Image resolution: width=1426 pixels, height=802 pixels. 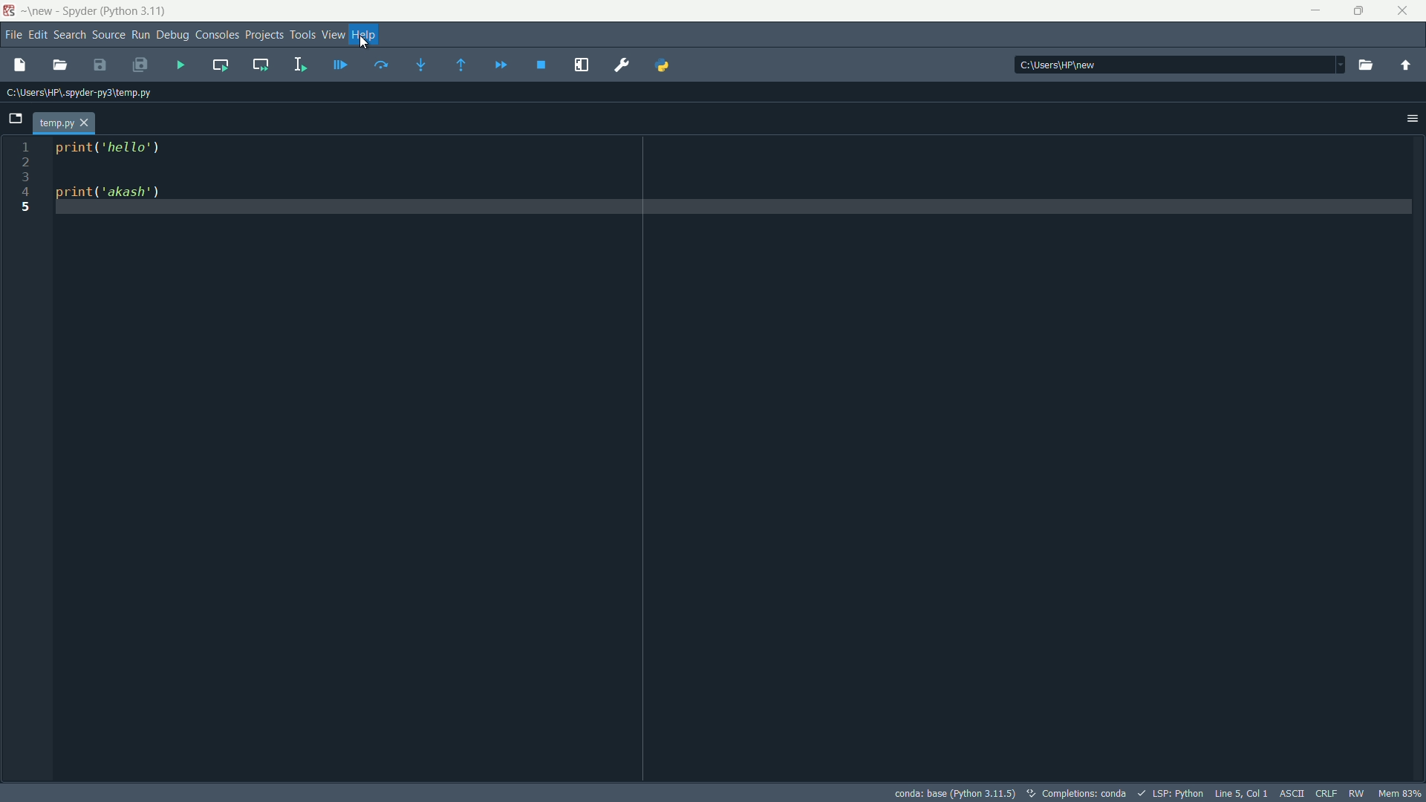 I want to click on close app, so click(x=1404, y=11).